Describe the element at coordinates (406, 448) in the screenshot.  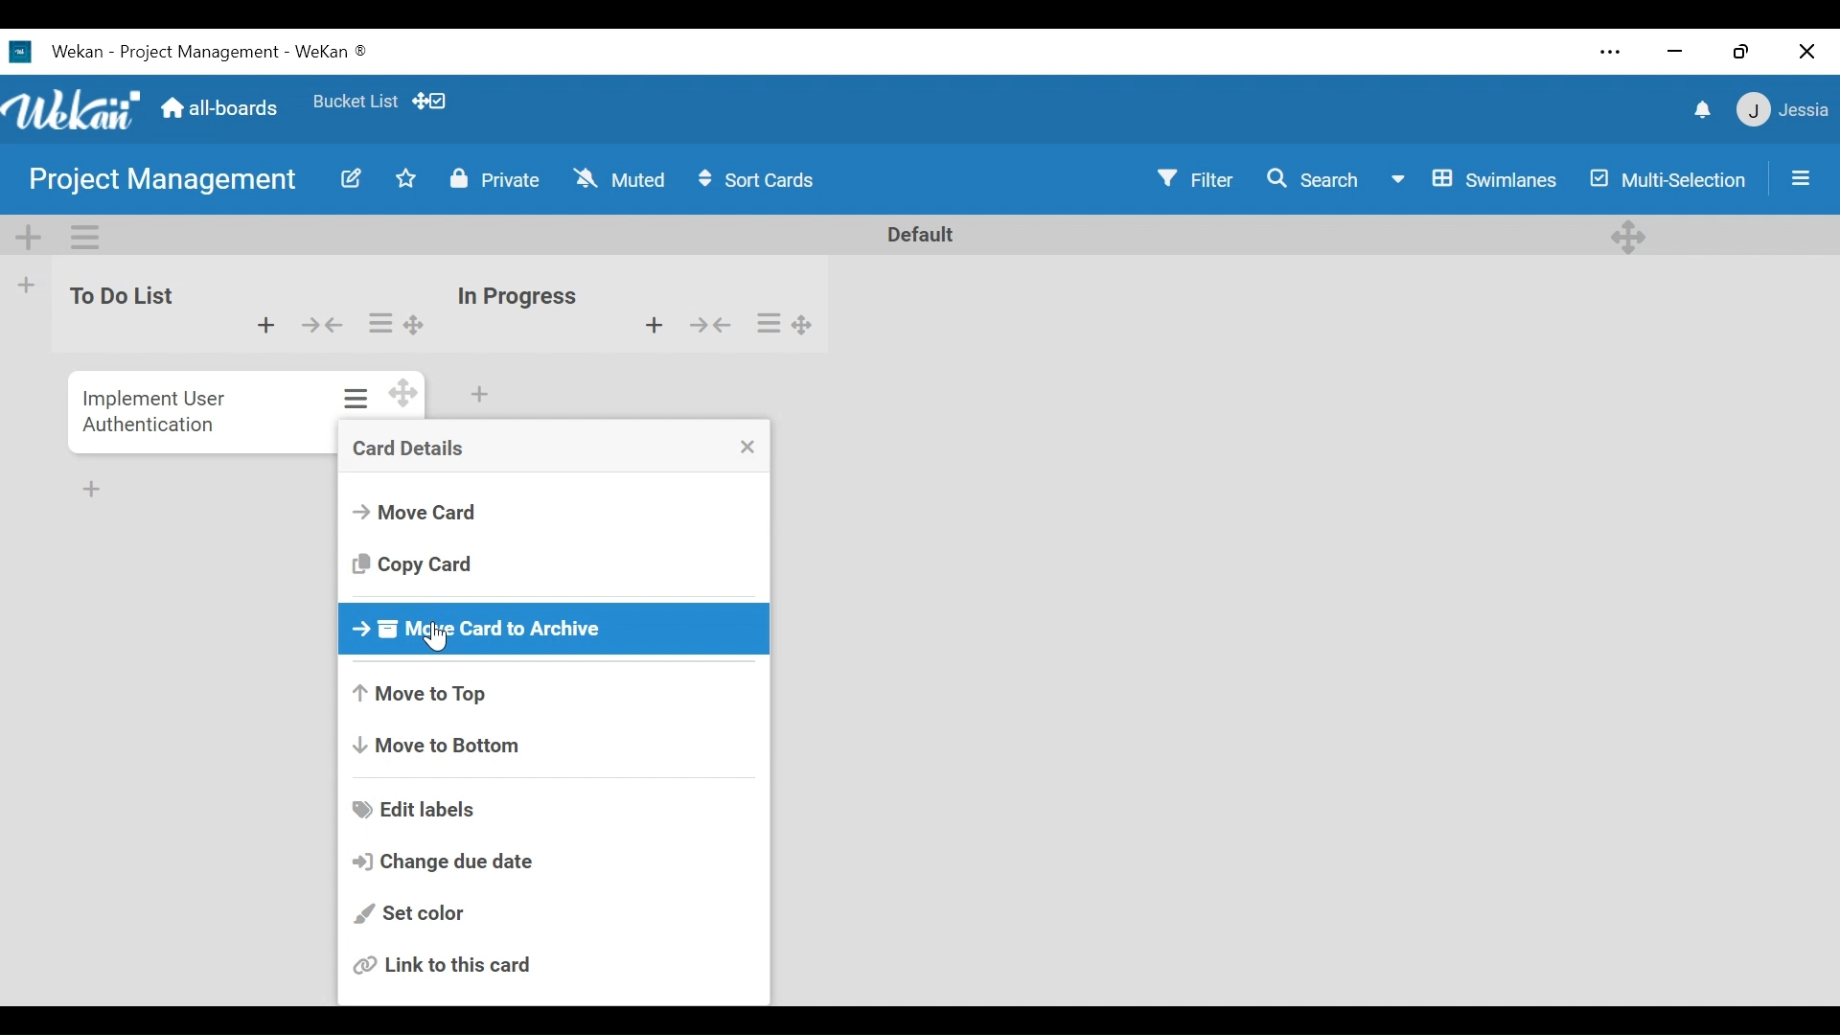
I see `Card Details` at that location.